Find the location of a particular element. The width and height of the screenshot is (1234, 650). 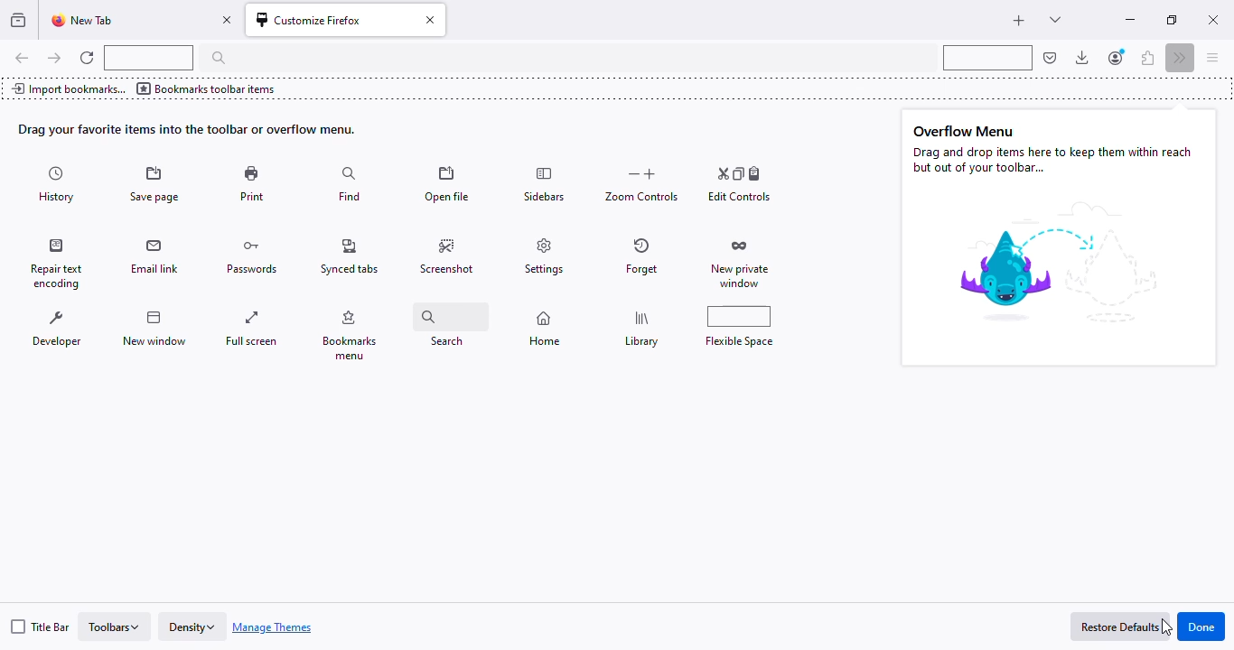

customize firefox is located at coordinates (311, 20).